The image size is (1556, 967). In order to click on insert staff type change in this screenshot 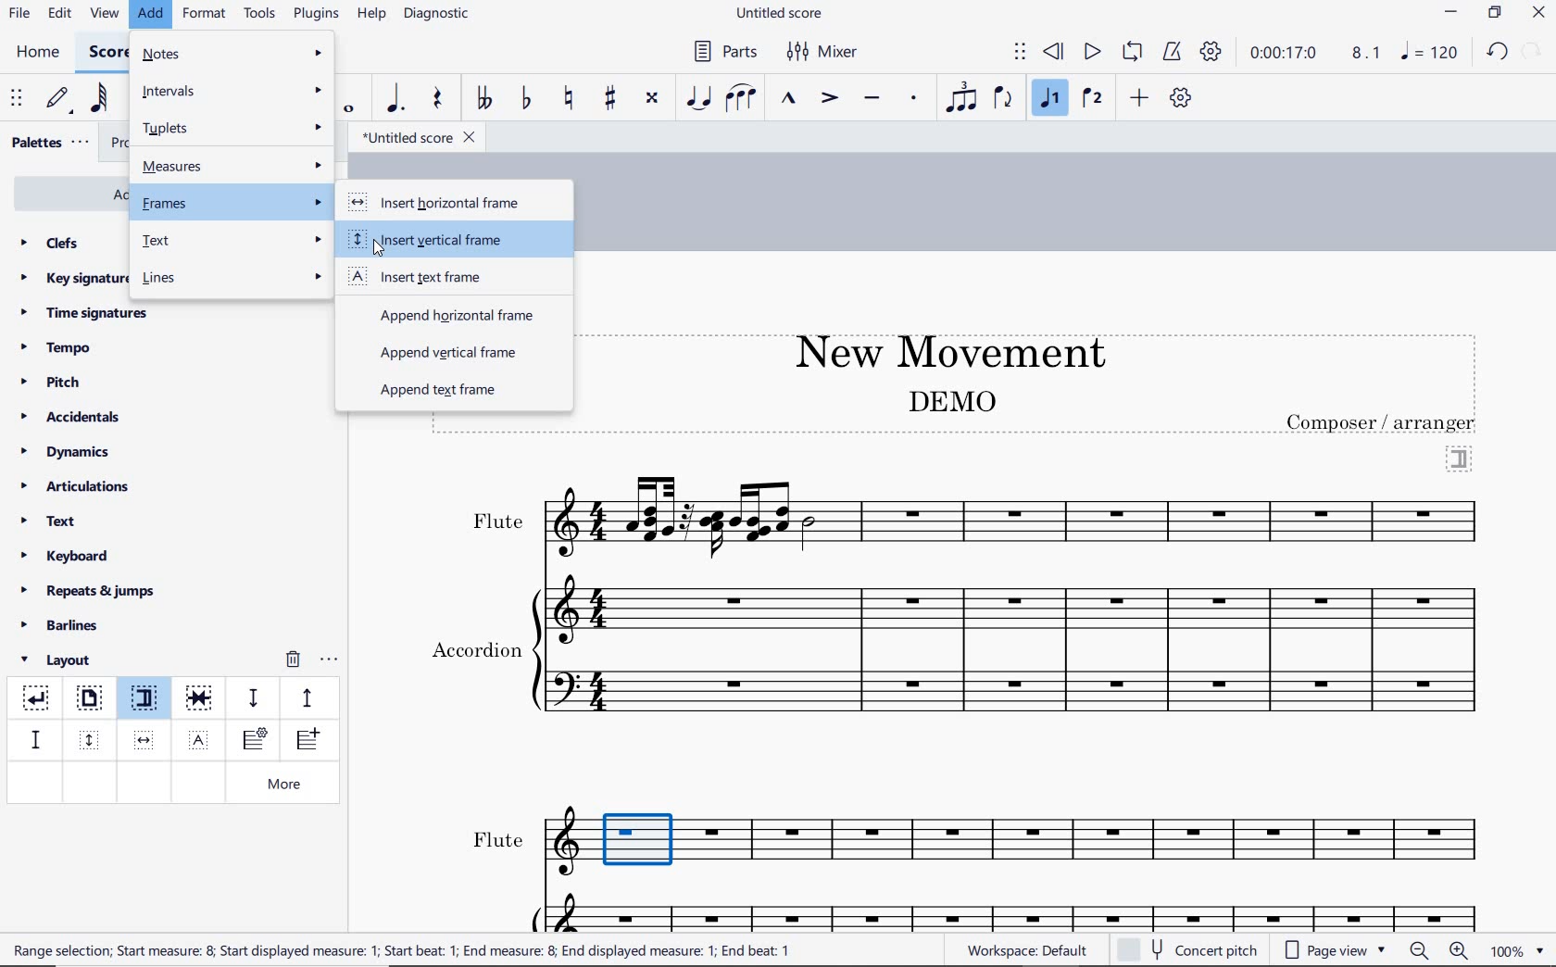, I will do `click(255, 740)`.